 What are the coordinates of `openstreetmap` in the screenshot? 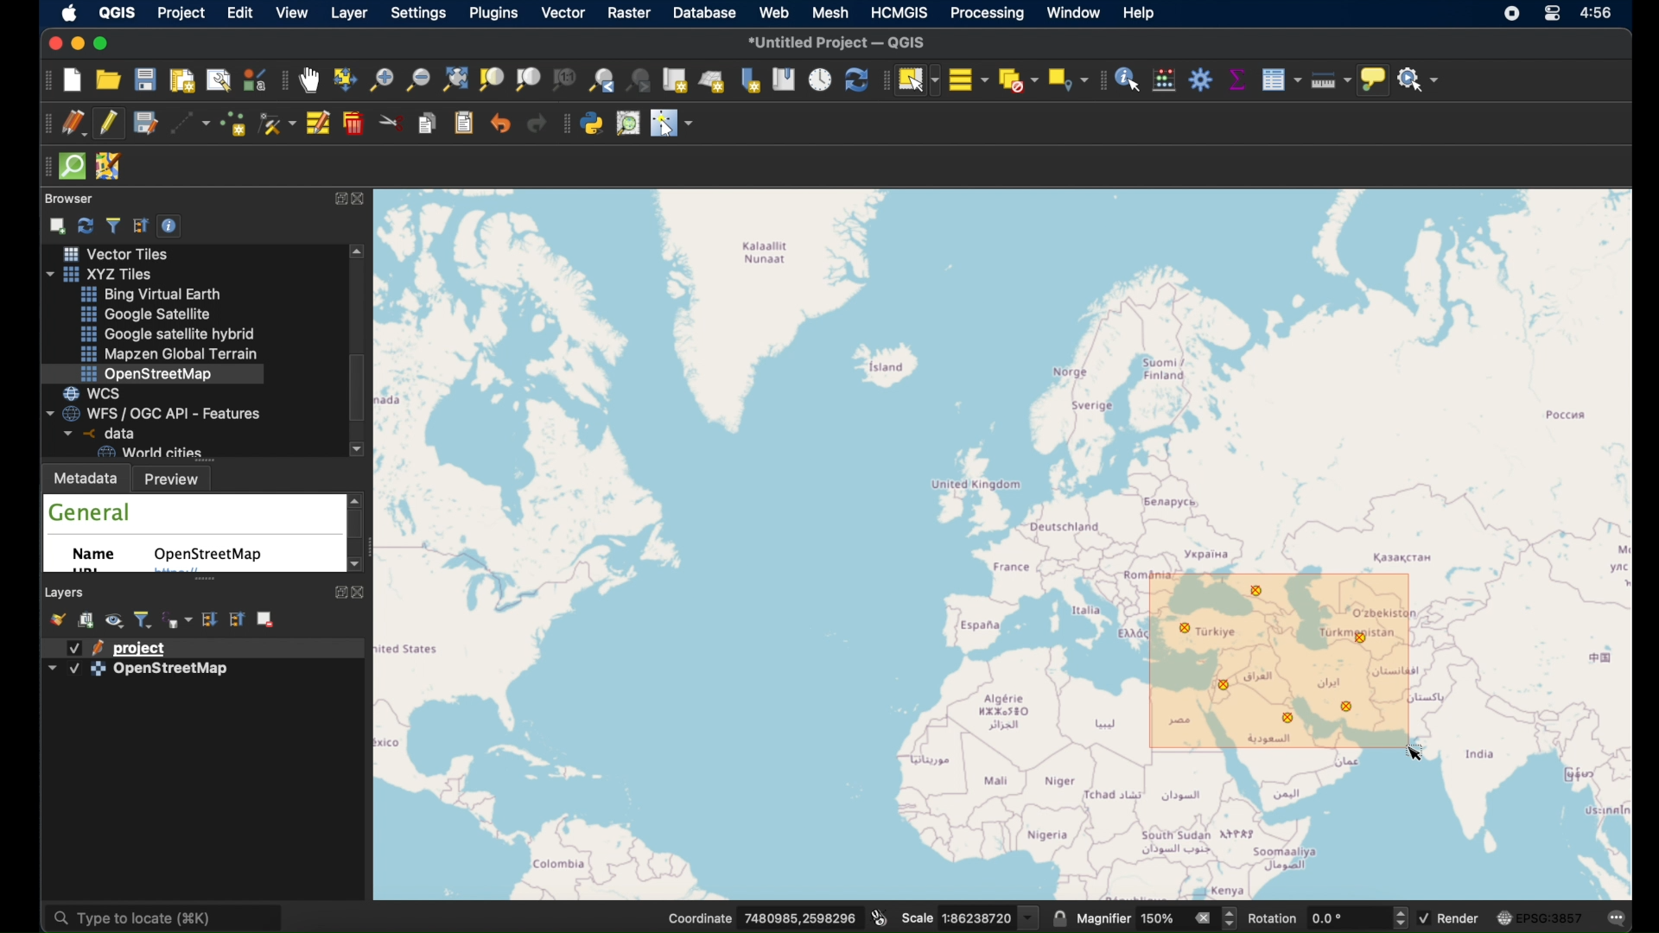 It's located at (212, 555).